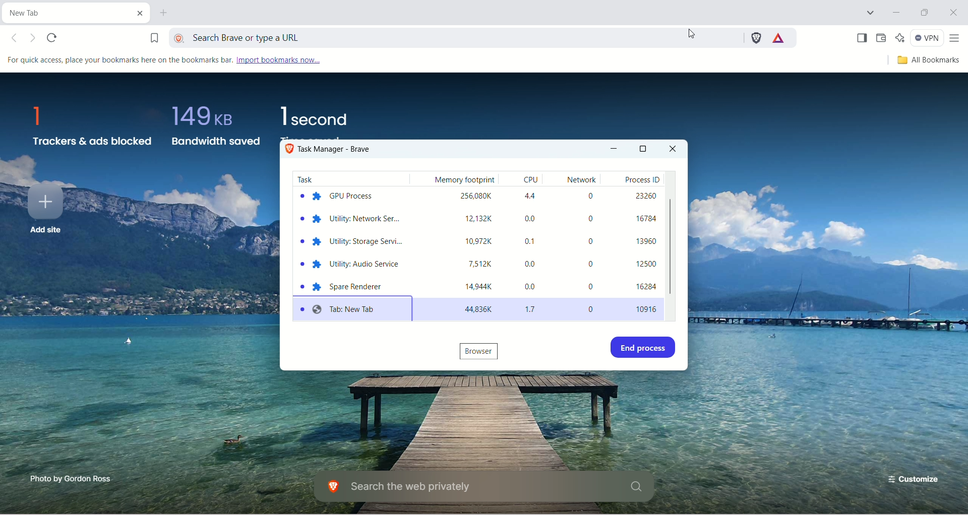 This screenshot has height=515, width=968. I want to click on utility-audio service, so click(350, 266).